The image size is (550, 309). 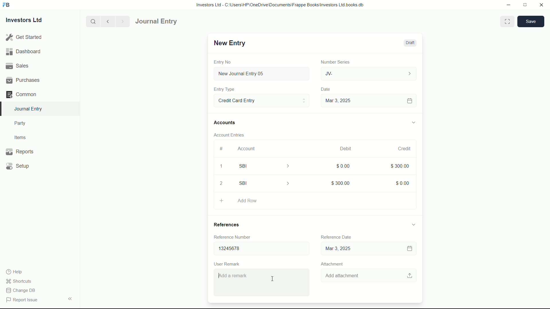 What do you see at coordinates (335, 236) in the screenshot?
I see `Reference date` at bounding box center [335, 236].